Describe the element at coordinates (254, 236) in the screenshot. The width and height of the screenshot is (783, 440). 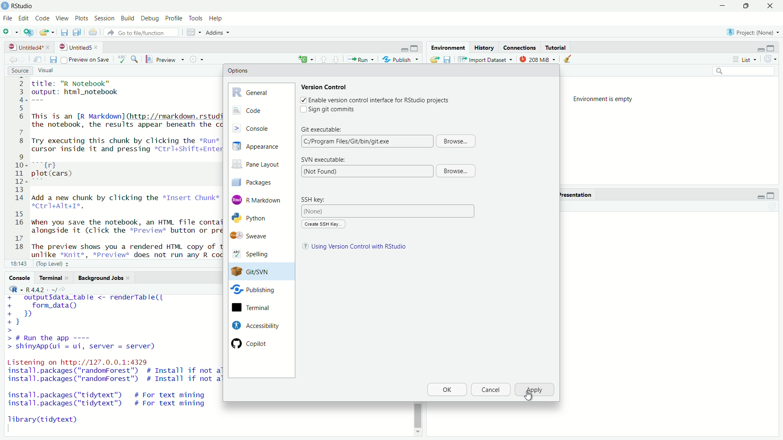
I see `Sweave` at that location.